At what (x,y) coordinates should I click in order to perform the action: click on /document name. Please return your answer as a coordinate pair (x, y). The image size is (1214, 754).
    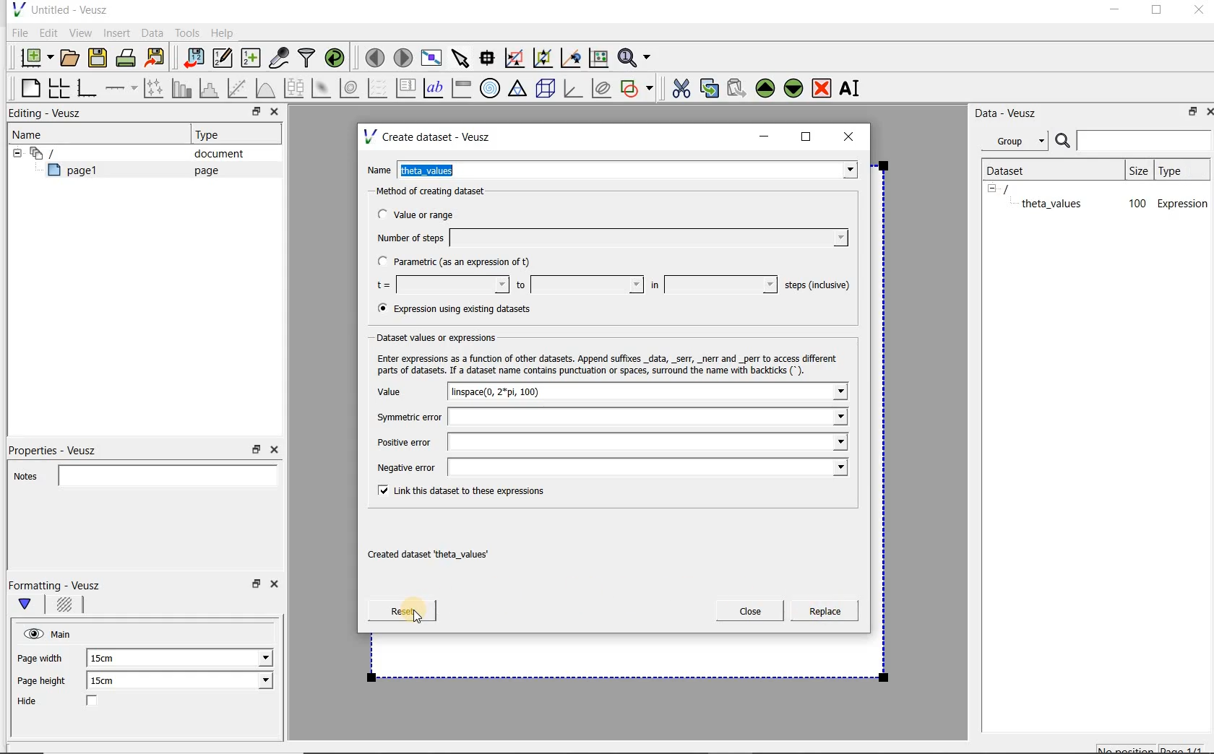
    Looking at the image, I should click on (1019, 188).